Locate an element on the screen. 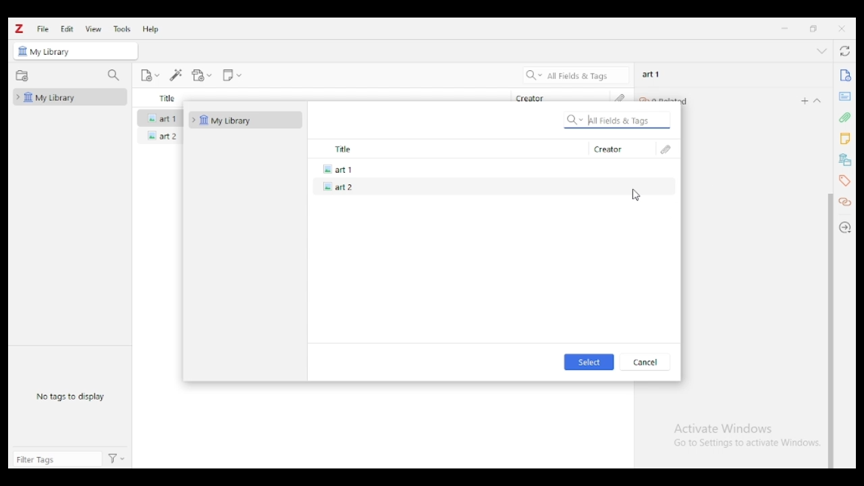 The height and width of the screenshot is (486, 864). filter tags is located at coordinates (57, 459).